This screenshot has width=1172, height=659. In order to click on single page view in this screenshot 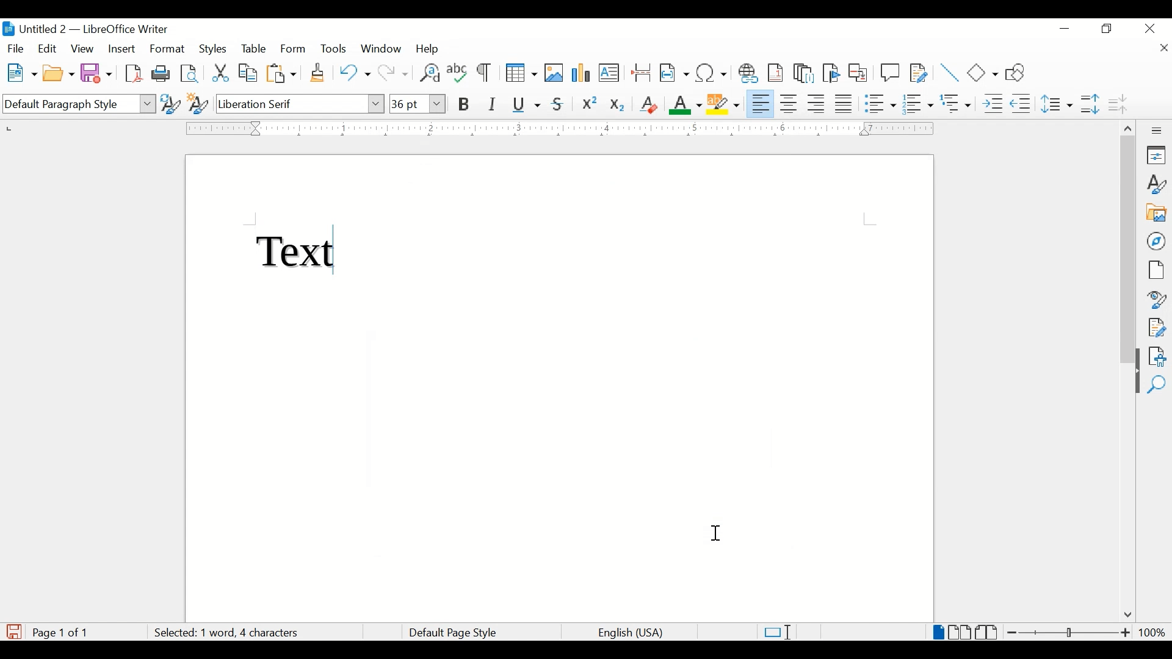, I will do `click(939, 632)`.